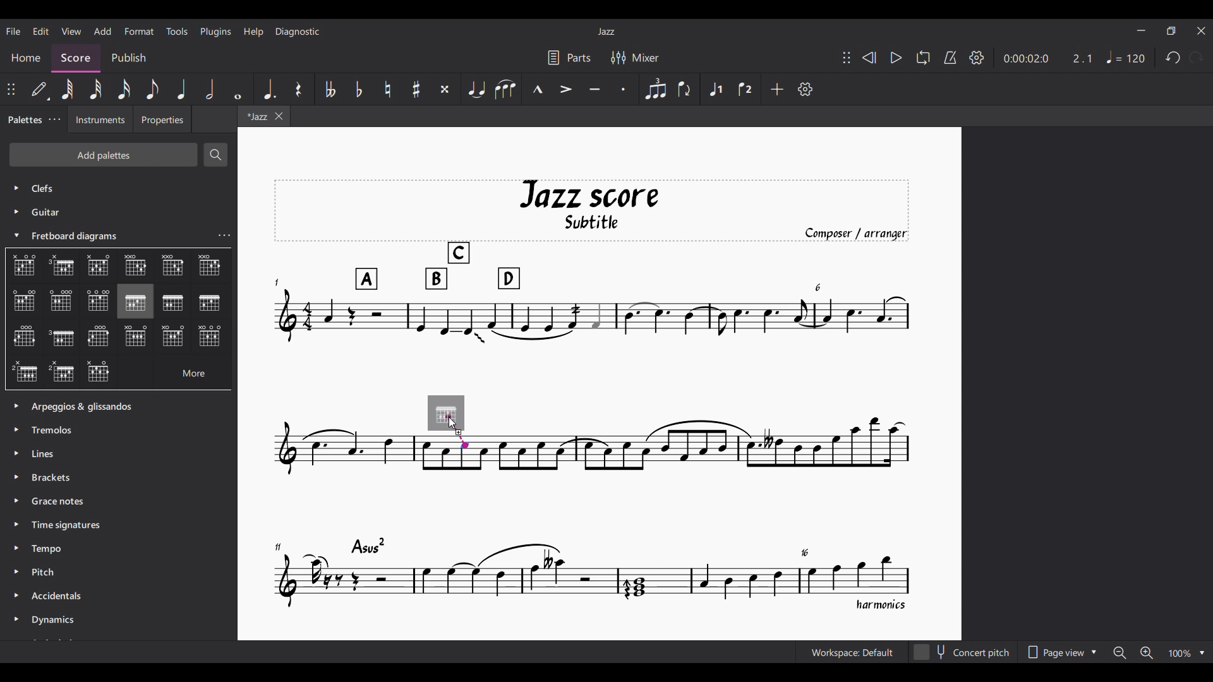 This screenshot has width=1213, height=682. I want to click on tremolos, so click(57, 429).